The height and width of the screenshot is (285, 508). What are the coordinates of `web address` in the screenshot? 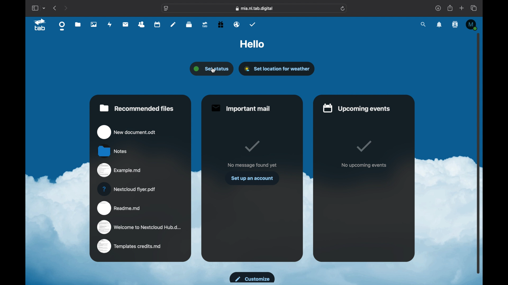 It's located at (254, 8).